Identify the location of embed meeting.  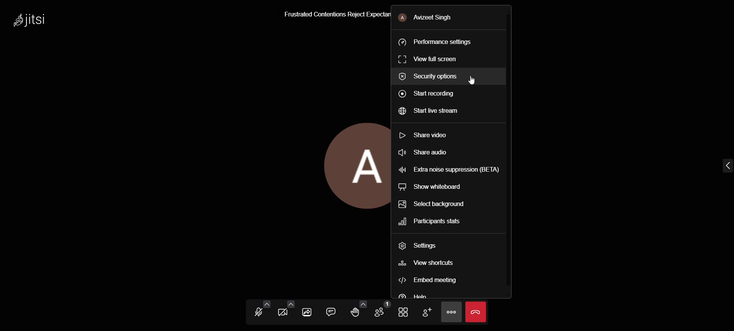
(431, 281).